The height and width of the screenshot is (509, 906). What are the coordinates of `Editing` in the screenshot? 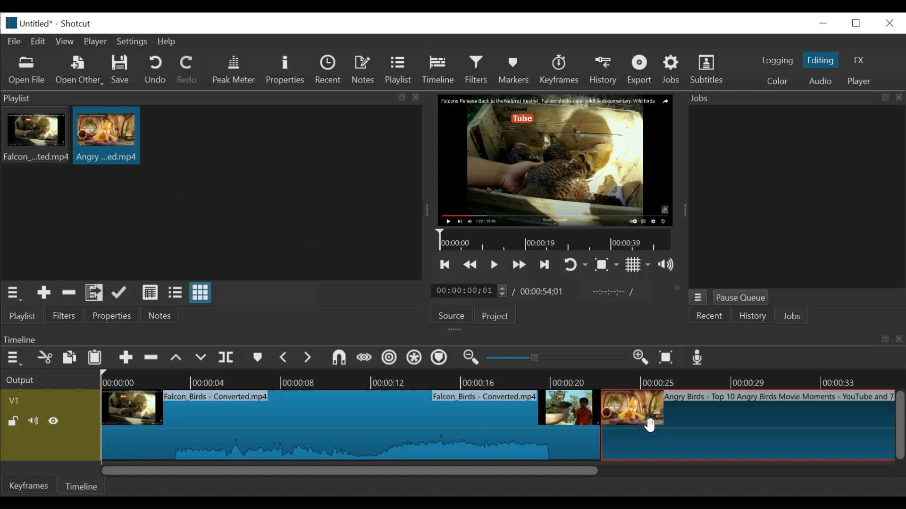 It's located at (822, 60).